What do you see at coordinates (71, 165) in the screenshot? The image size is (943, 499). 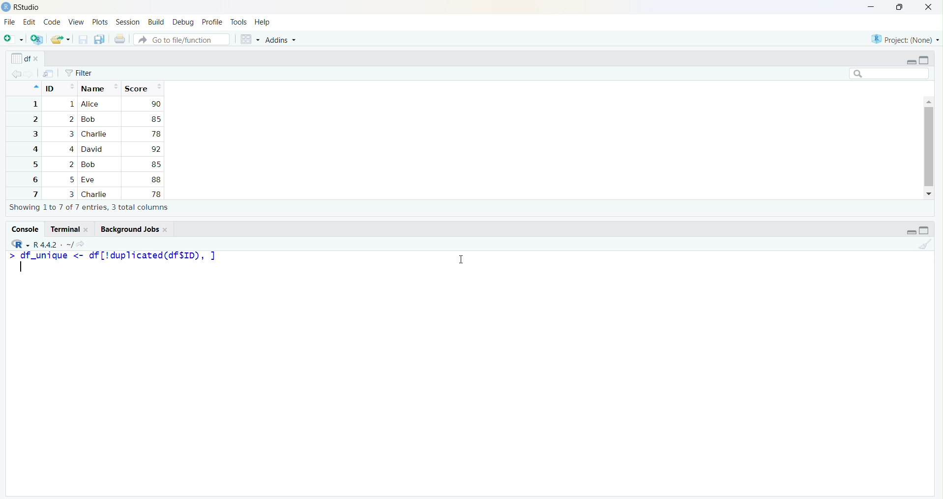 I see `2` at bounding box center [71, 165].